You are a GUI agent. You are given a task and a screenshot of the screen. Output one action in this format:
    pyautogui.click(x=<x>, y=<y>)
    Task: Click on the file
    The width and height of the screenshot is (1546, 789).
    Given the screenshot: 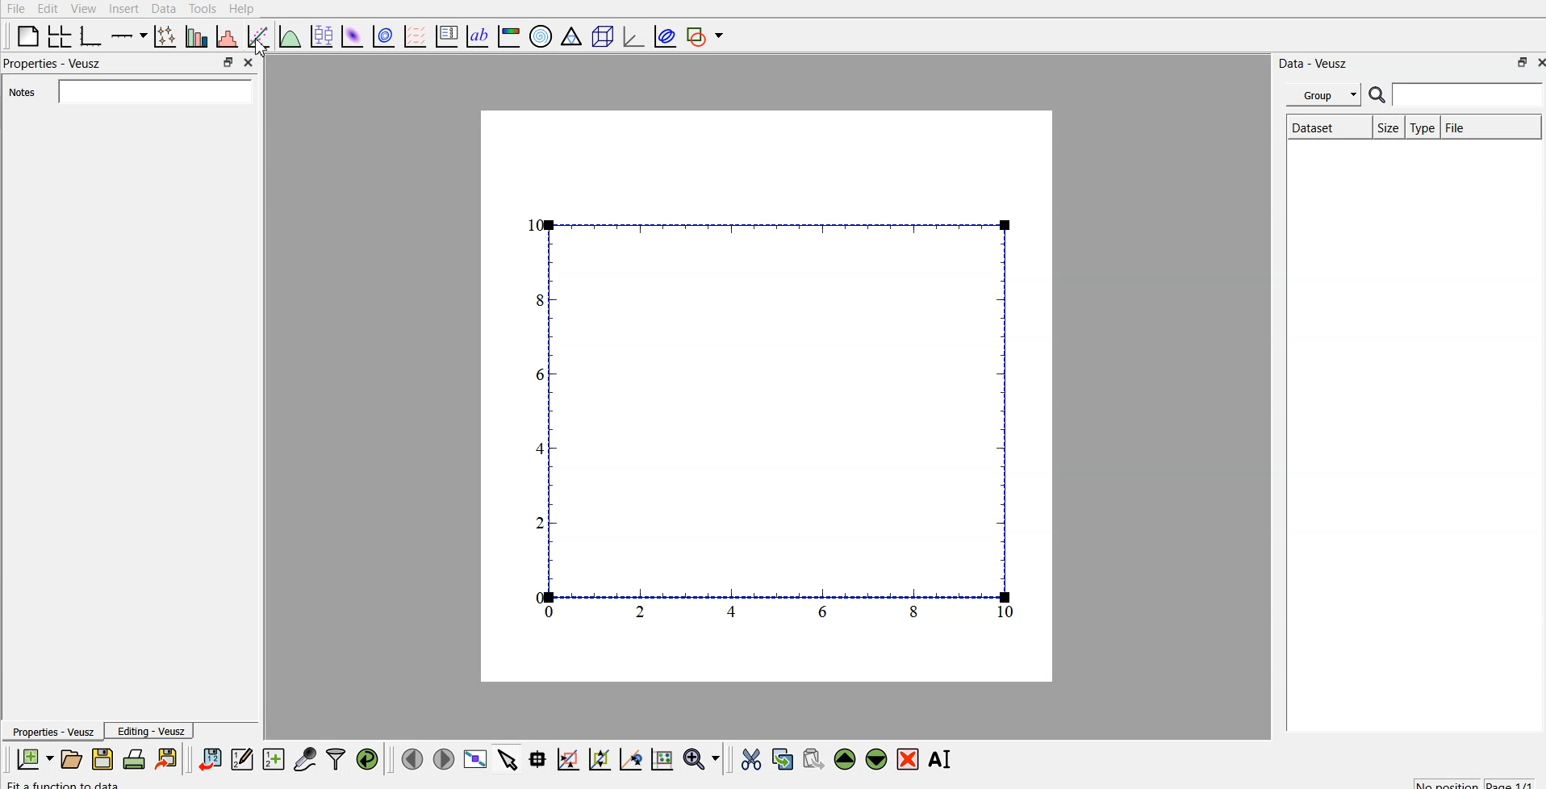 What is the action you would take?
    pyautogui.click(x=14, y=8)
    